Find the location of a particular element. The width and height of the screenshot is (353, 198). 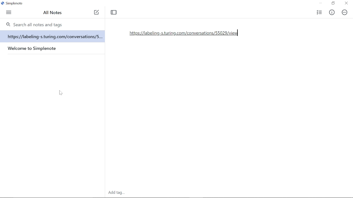

Add tag is located at coordinates (117, 193).